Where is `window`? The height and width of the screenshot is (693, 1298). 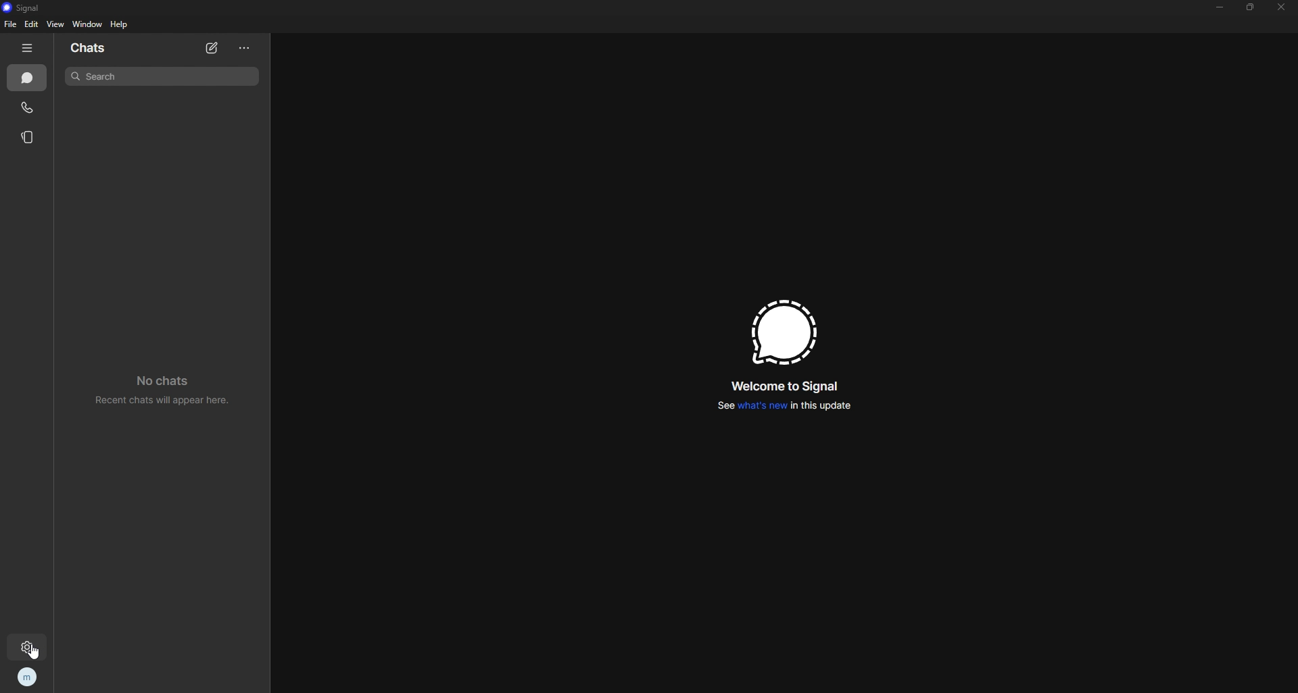
window is located at coordinates (87, 24).